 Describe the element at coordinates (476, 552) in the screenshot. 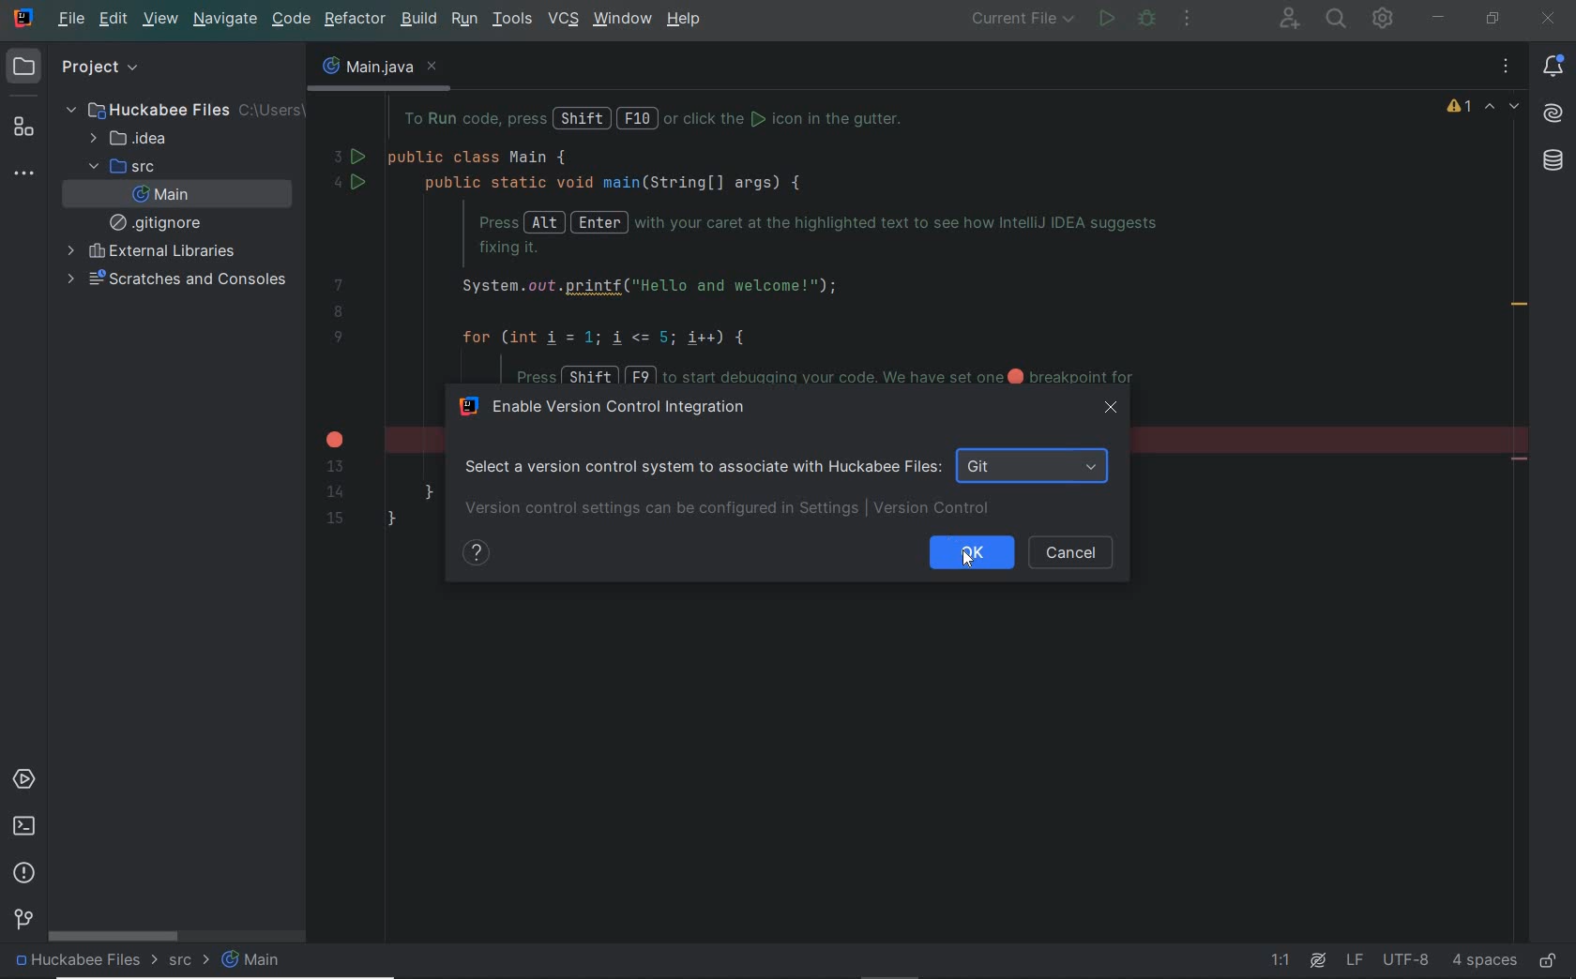

I see `show help contents` at that location.